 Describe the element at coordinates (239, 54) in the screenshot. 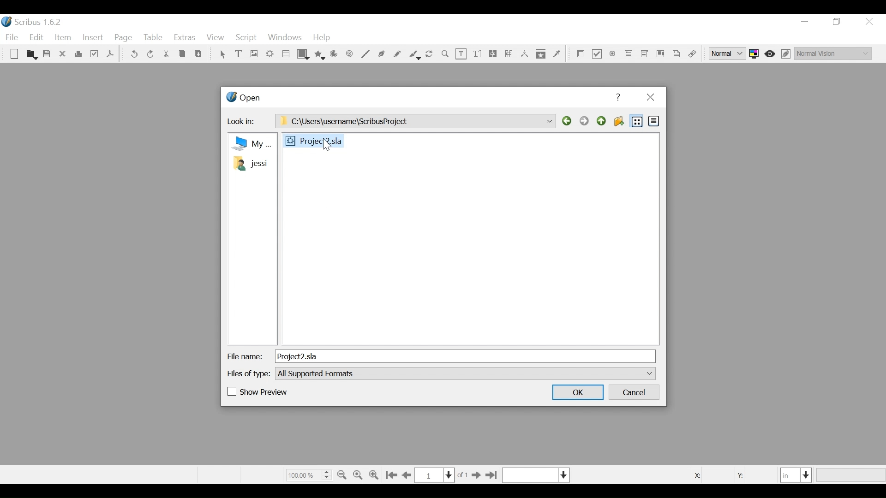

I see `Text Frame` at that location.